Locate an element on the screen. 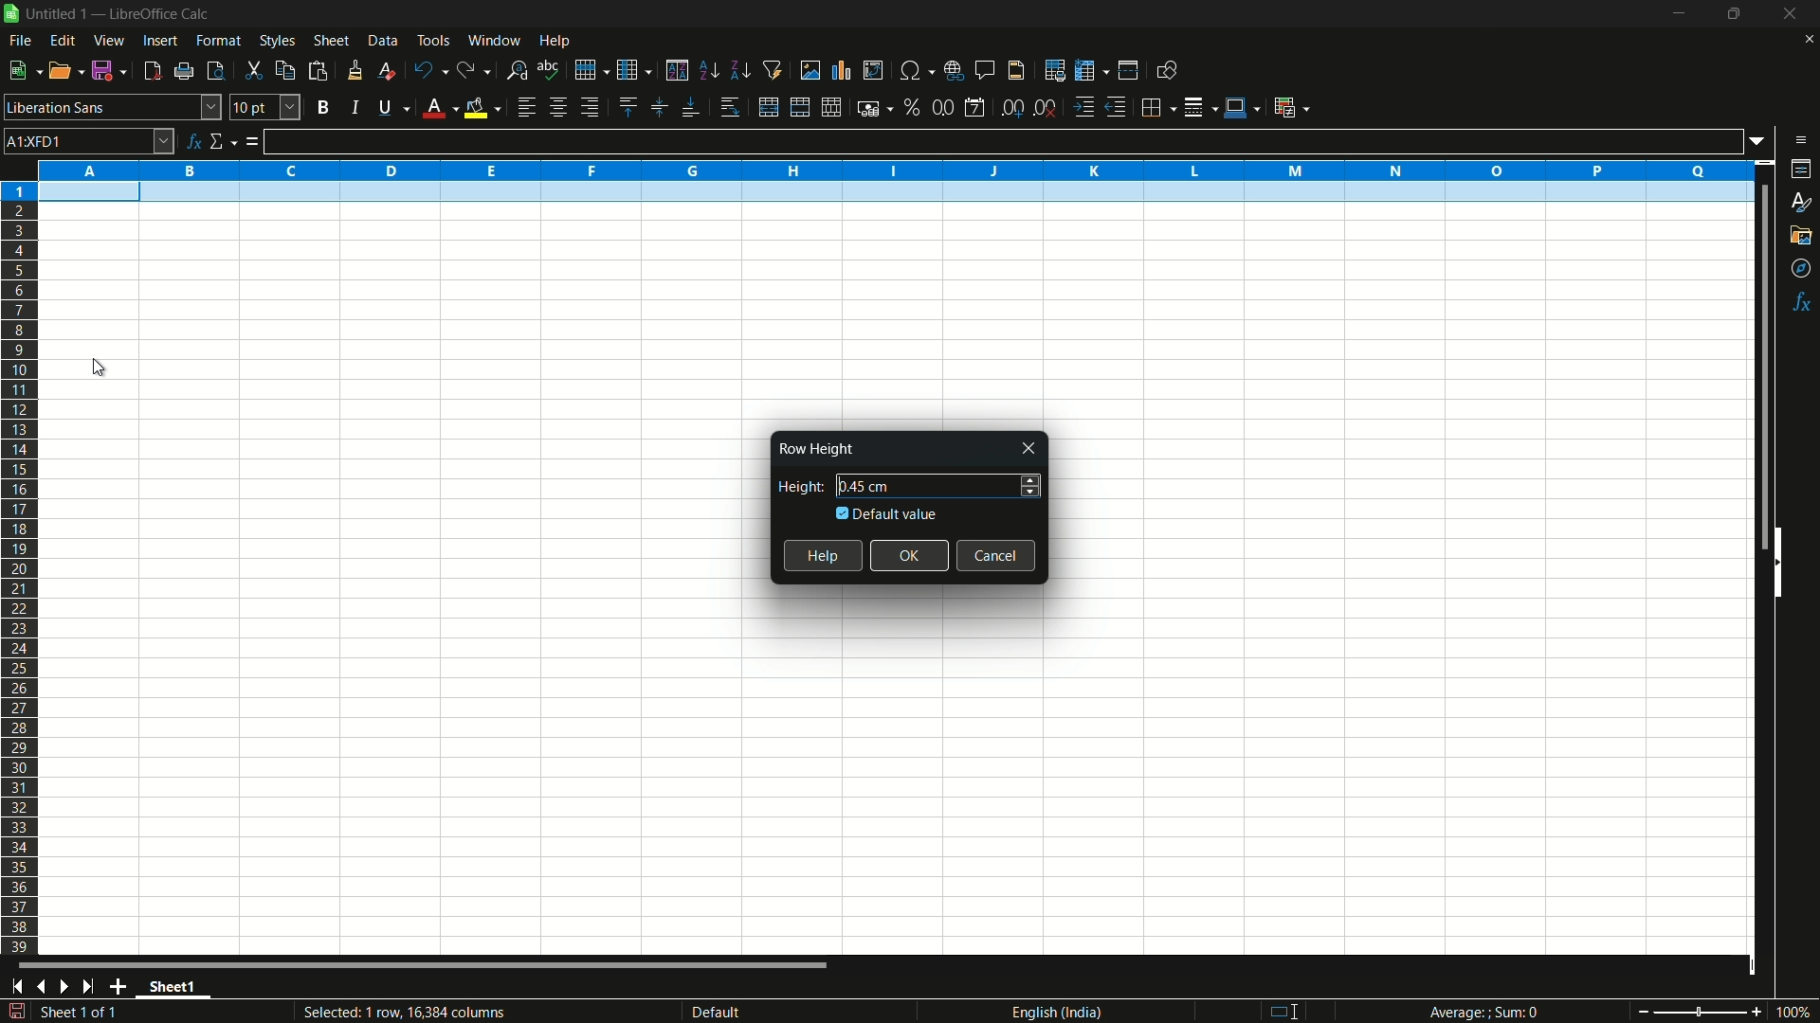  export directly as pdf is located at coordinates (152, 71).